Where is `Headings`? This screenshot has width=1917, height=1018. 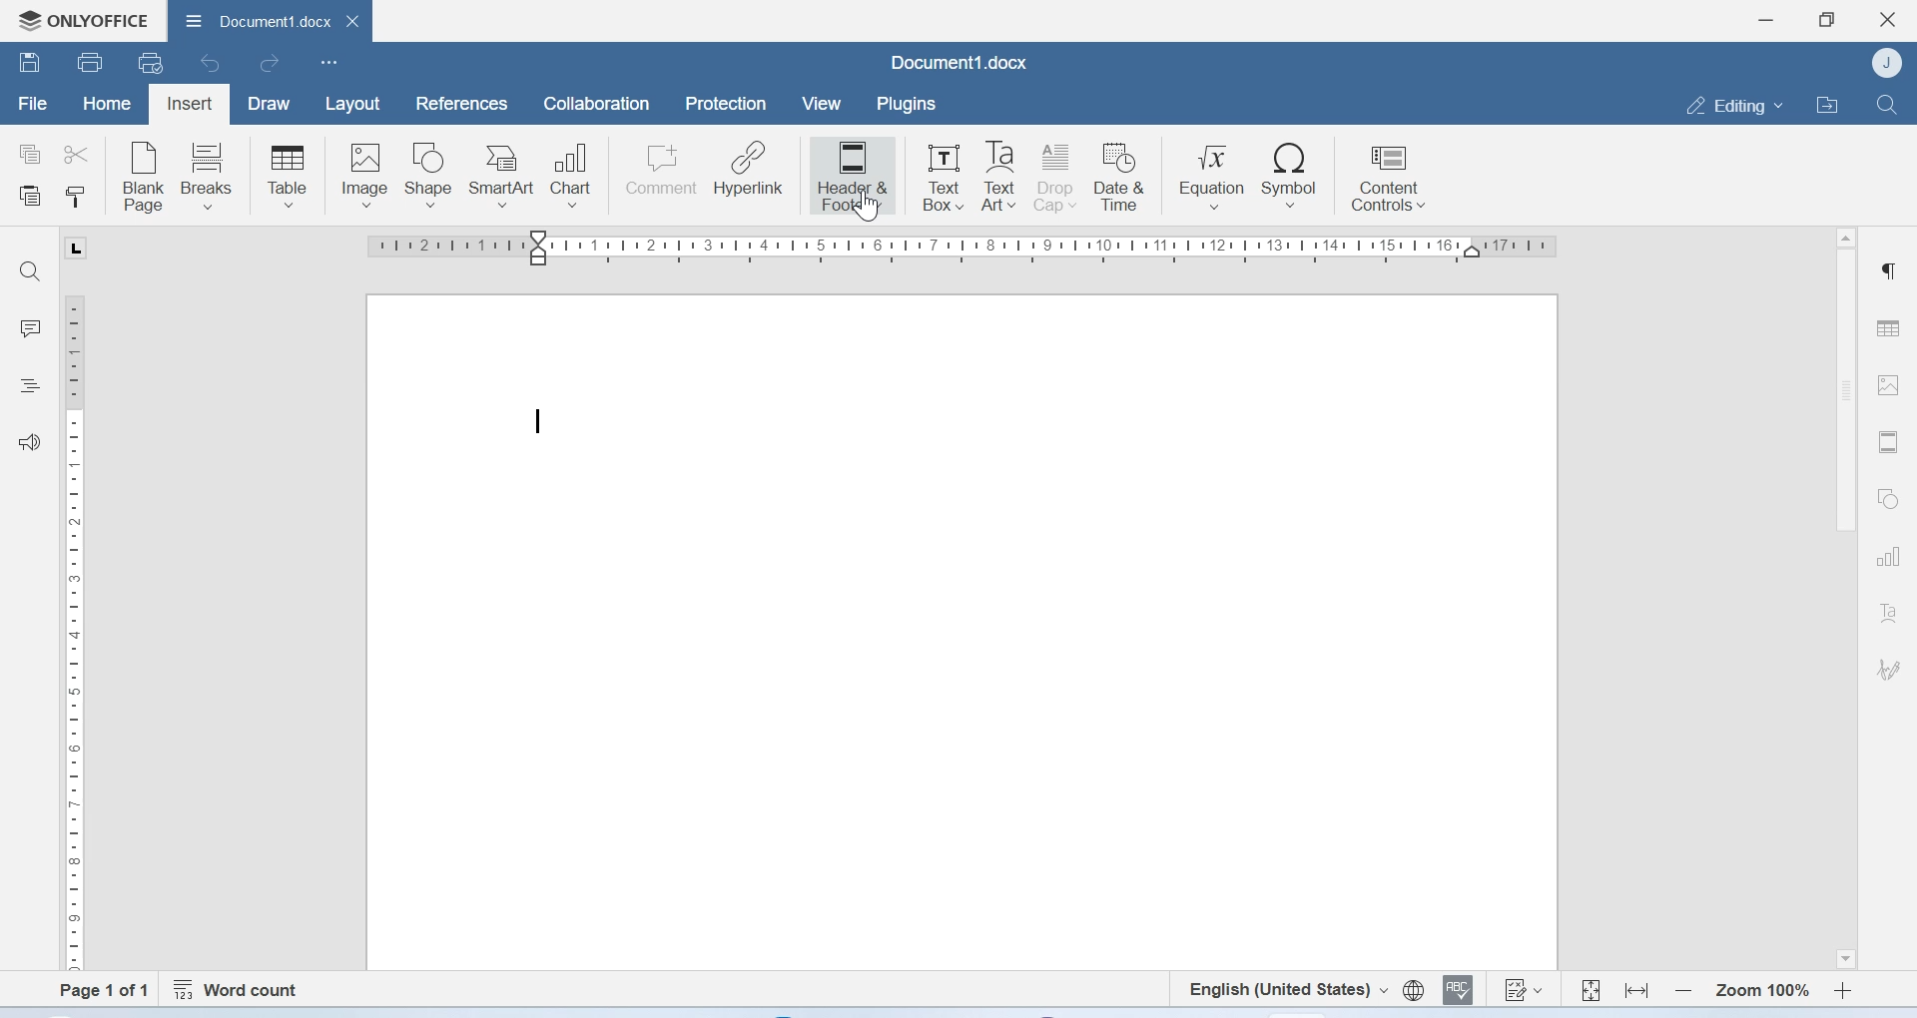
Headings is located at coordinates (33, 384).